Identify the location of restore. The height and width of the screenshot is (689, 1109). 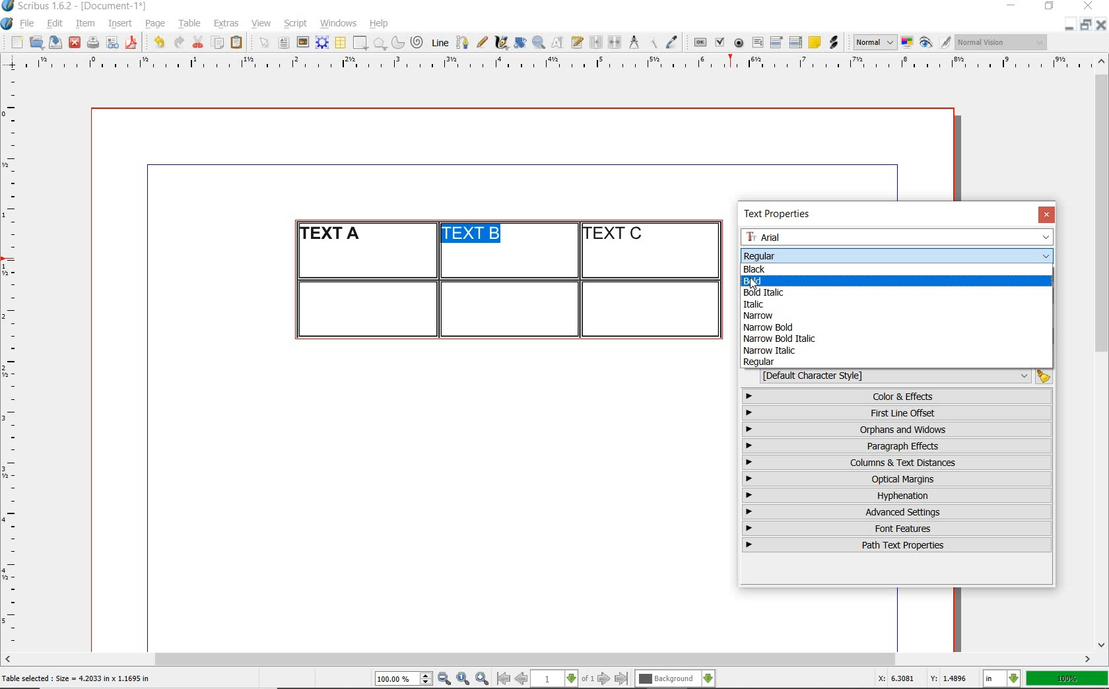
(1050, 7).